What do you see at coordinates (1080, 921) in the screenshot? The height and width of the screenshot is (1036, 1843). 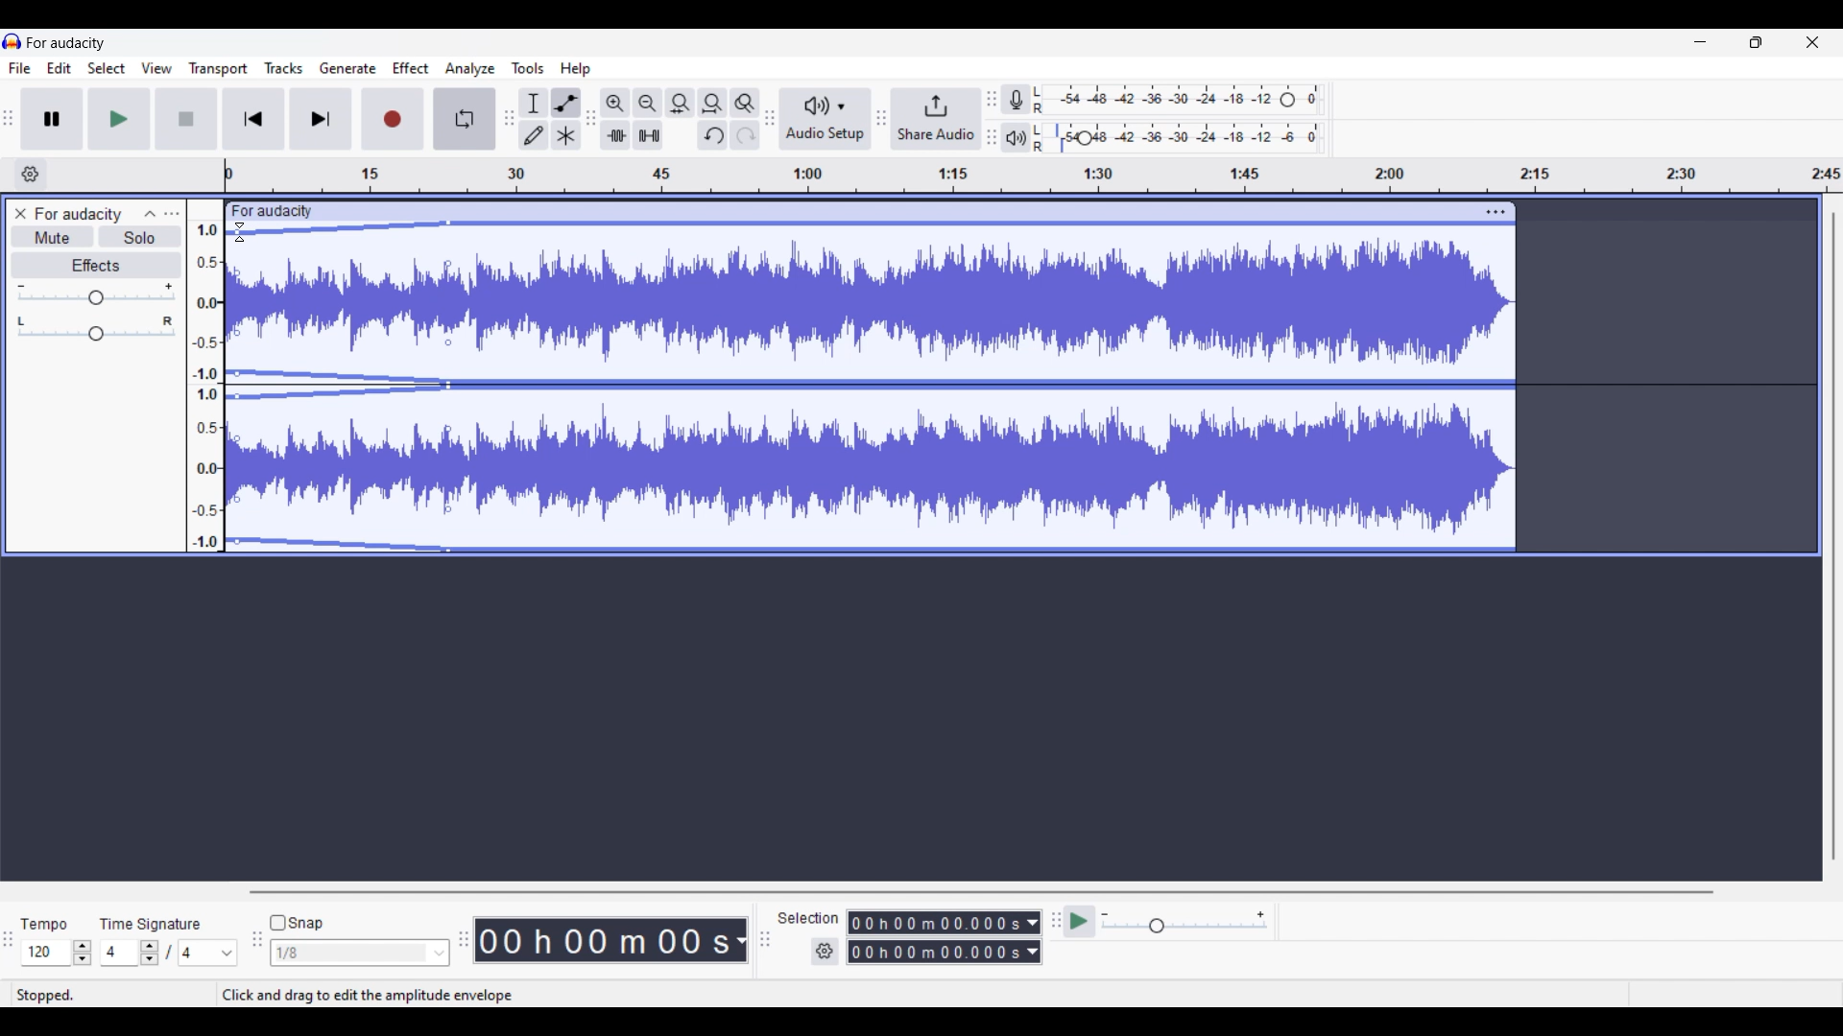 I see `play at speed` at bounding box center [1080, 921].